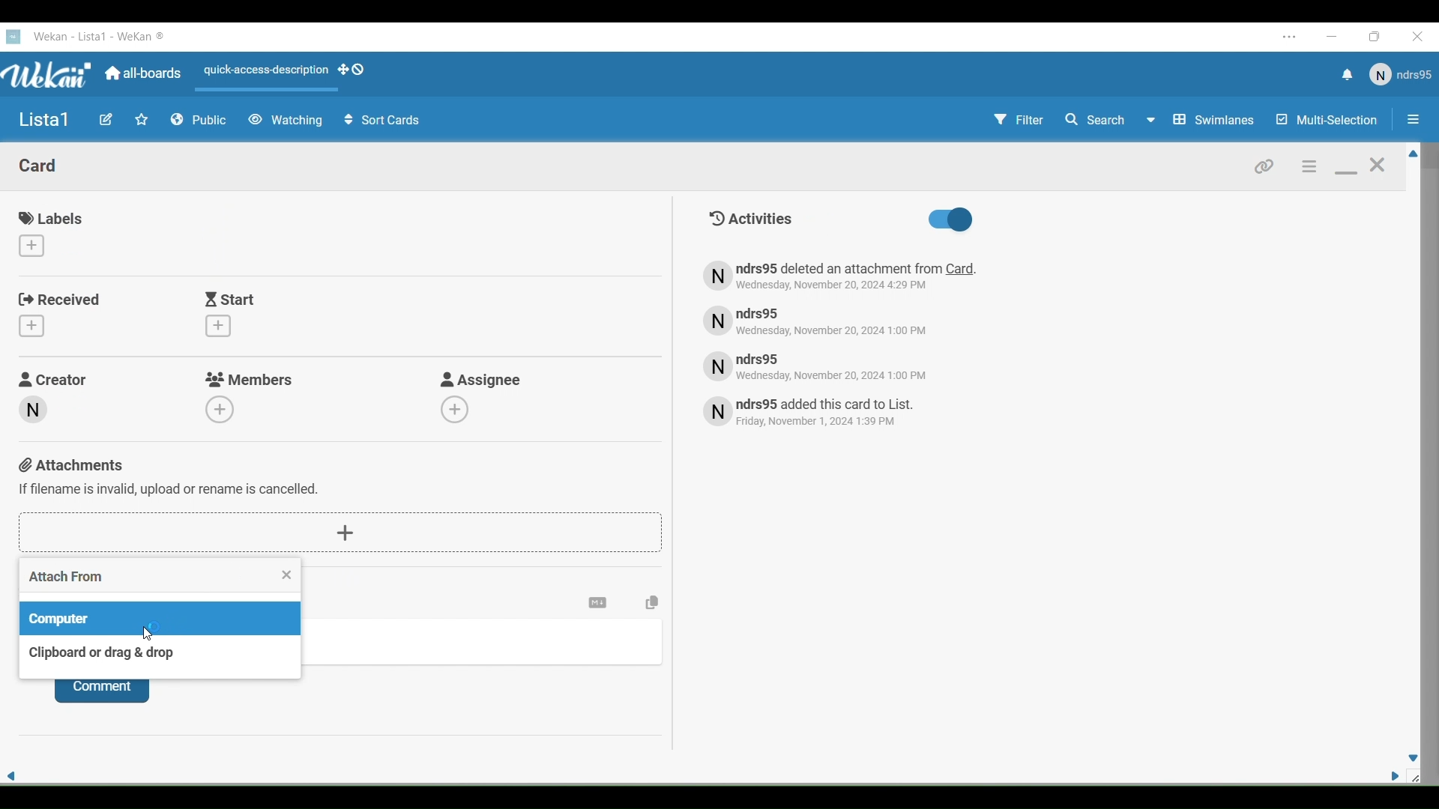  Describe the element at coordinates (220, 408) in the screenshot. I see `Add members` at that location.